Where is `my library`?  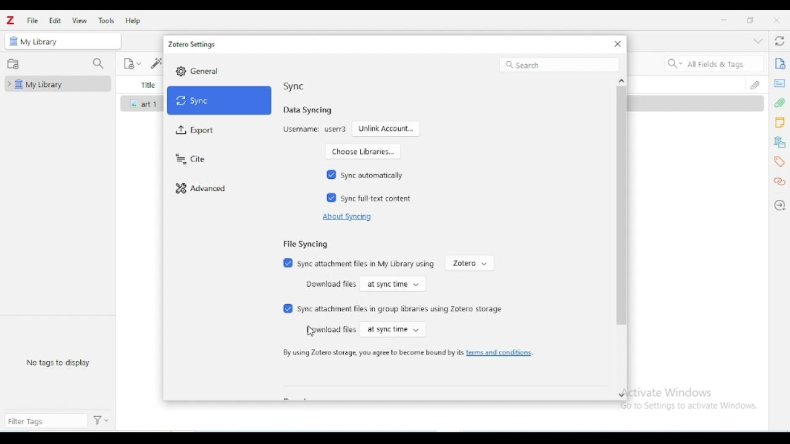
my library is located at coordinates (41, 42).